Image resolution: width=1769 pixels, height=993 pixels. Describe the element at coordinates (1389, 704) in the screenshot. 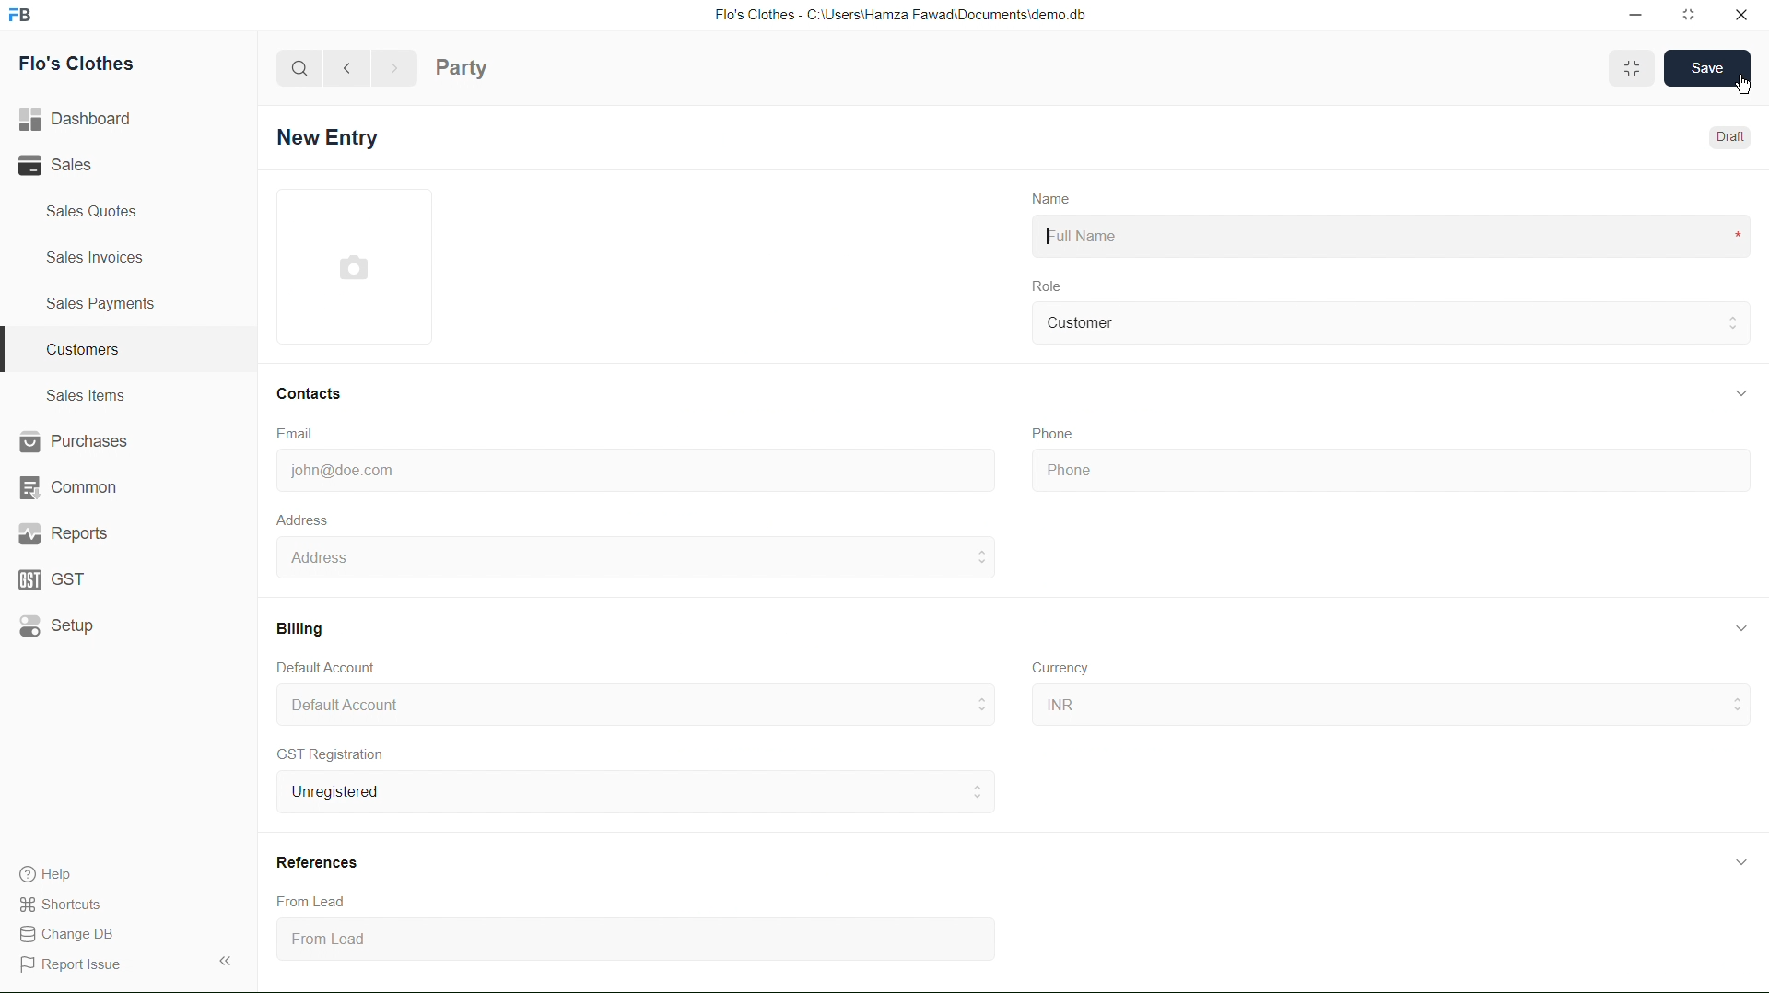

I see `INR` at that location.